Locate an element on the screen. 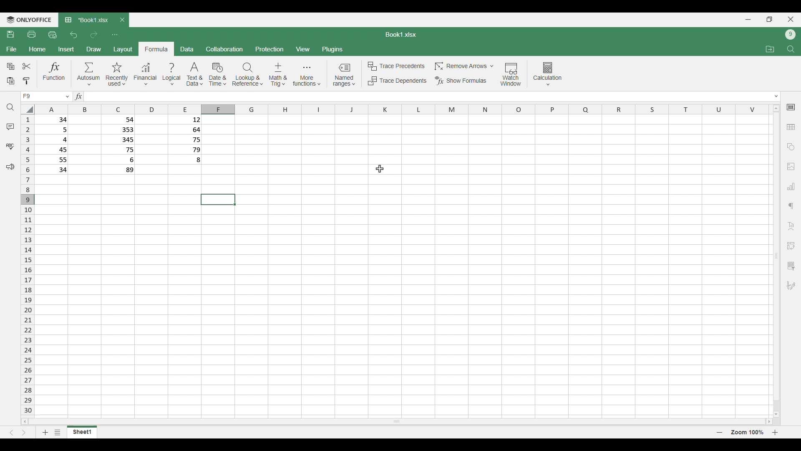  Named ranges is located at coordinates (344, 75).